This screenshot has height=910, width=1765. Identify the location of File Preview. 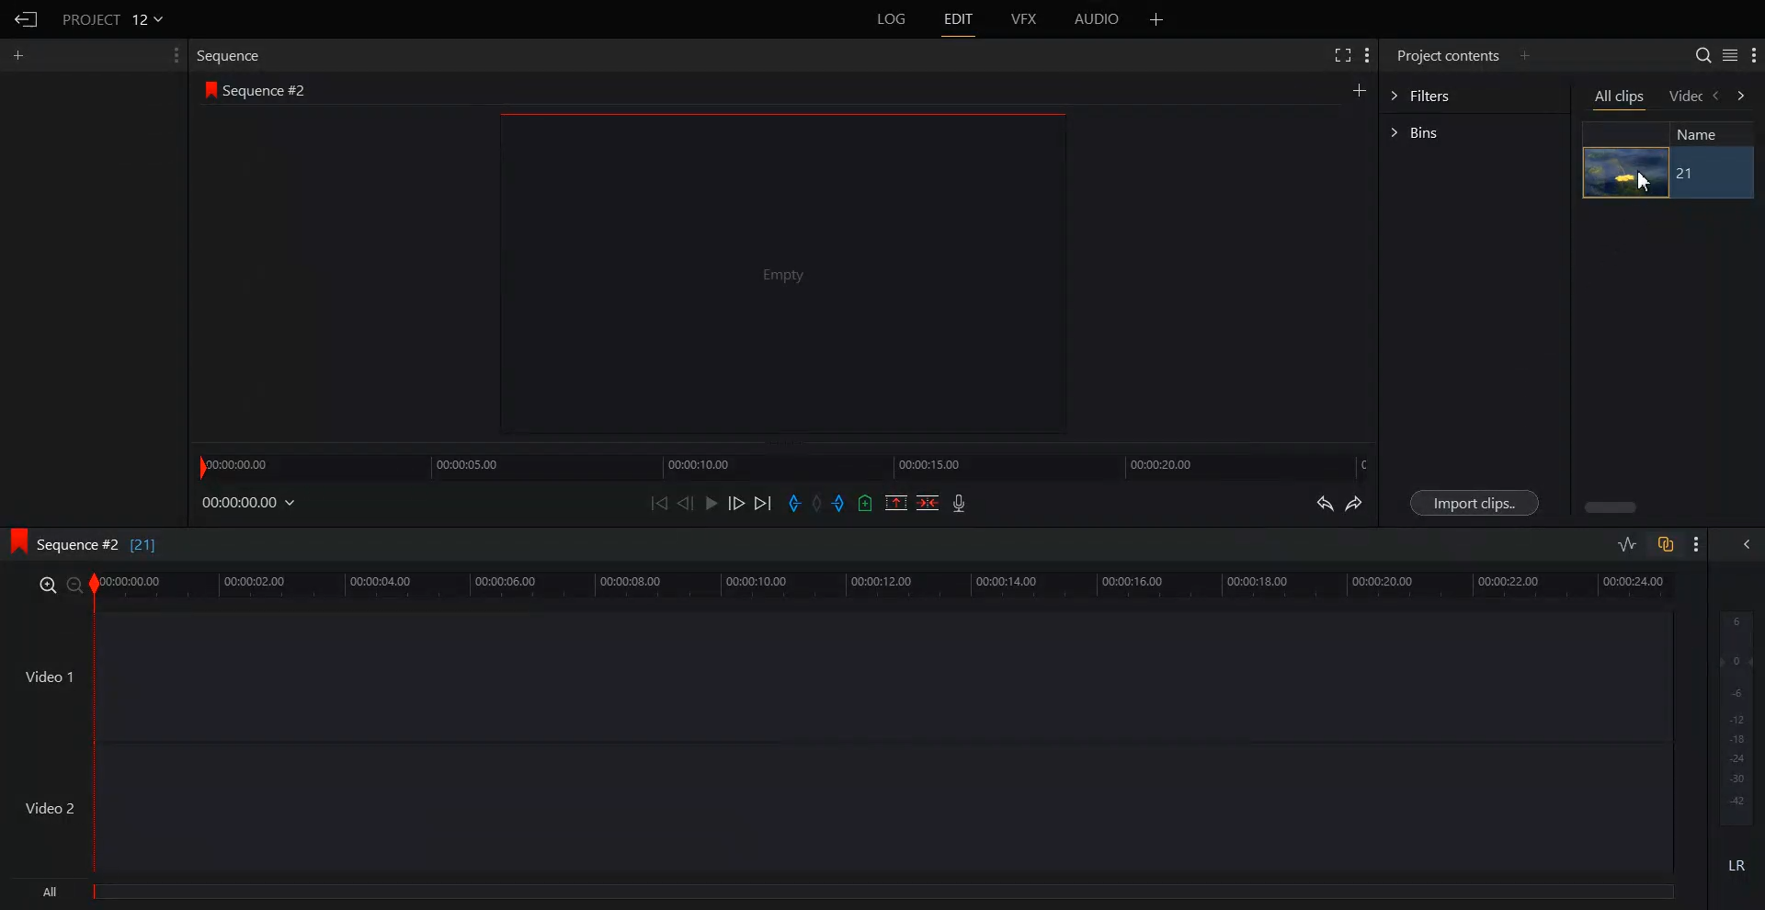
(772, 274).